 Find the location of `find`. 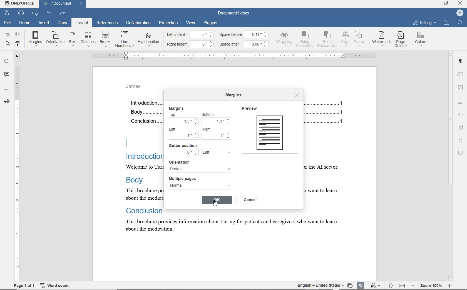

find is located at coordinates (7, 62).